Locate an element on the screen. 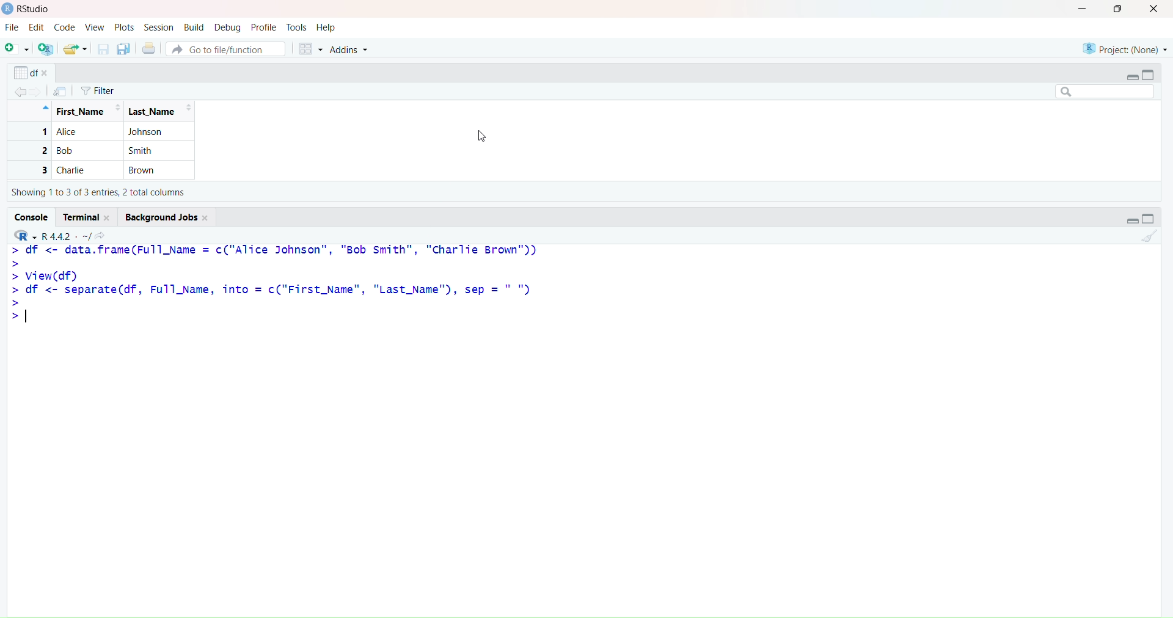  df is located at coordinates (31, 70).